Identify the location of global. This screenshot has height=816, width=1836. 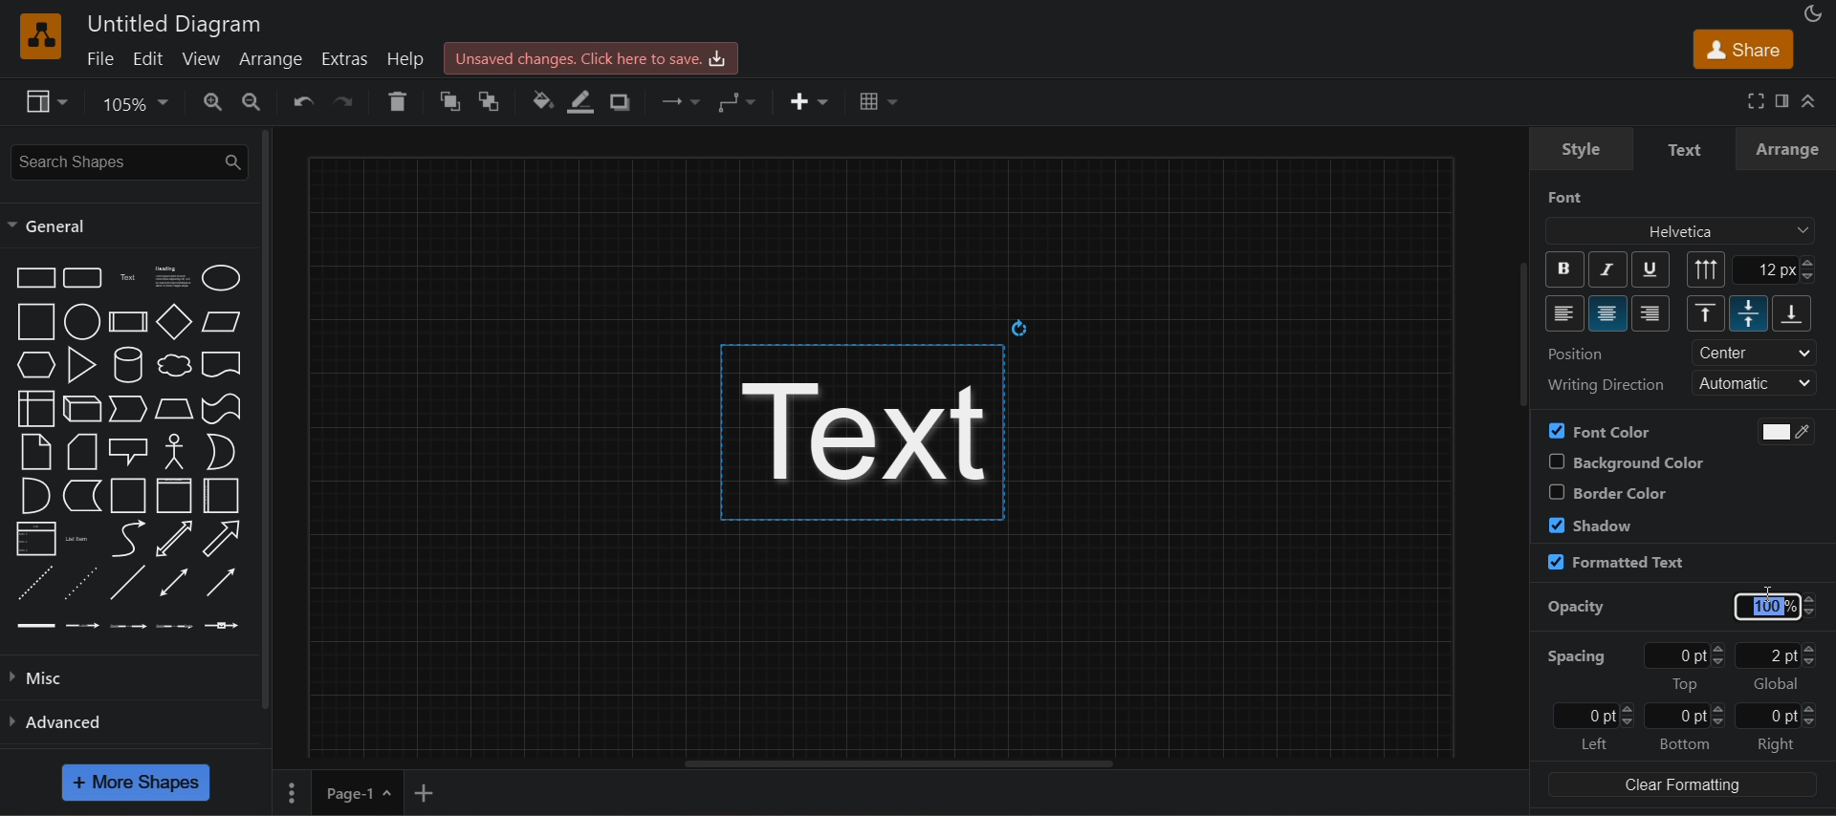
(1776, 684).